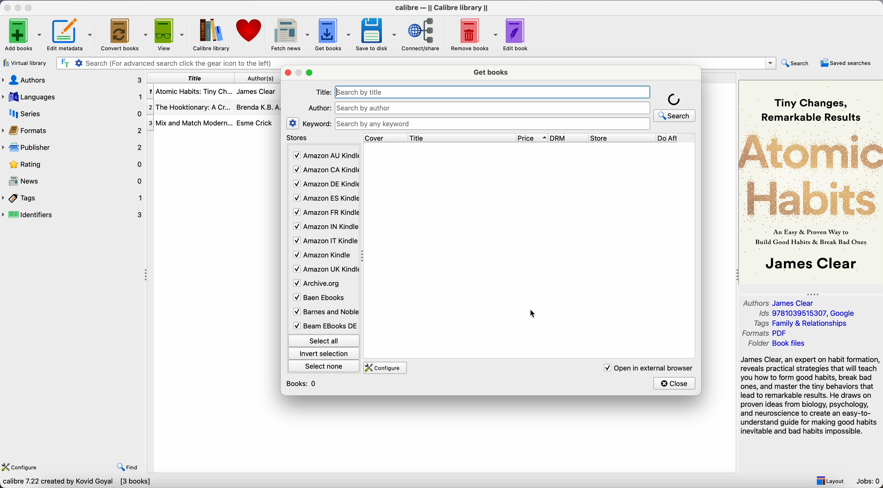  Describe the element at coordinates (19, 7) in the screenshot. I see `minimize app` at that location.